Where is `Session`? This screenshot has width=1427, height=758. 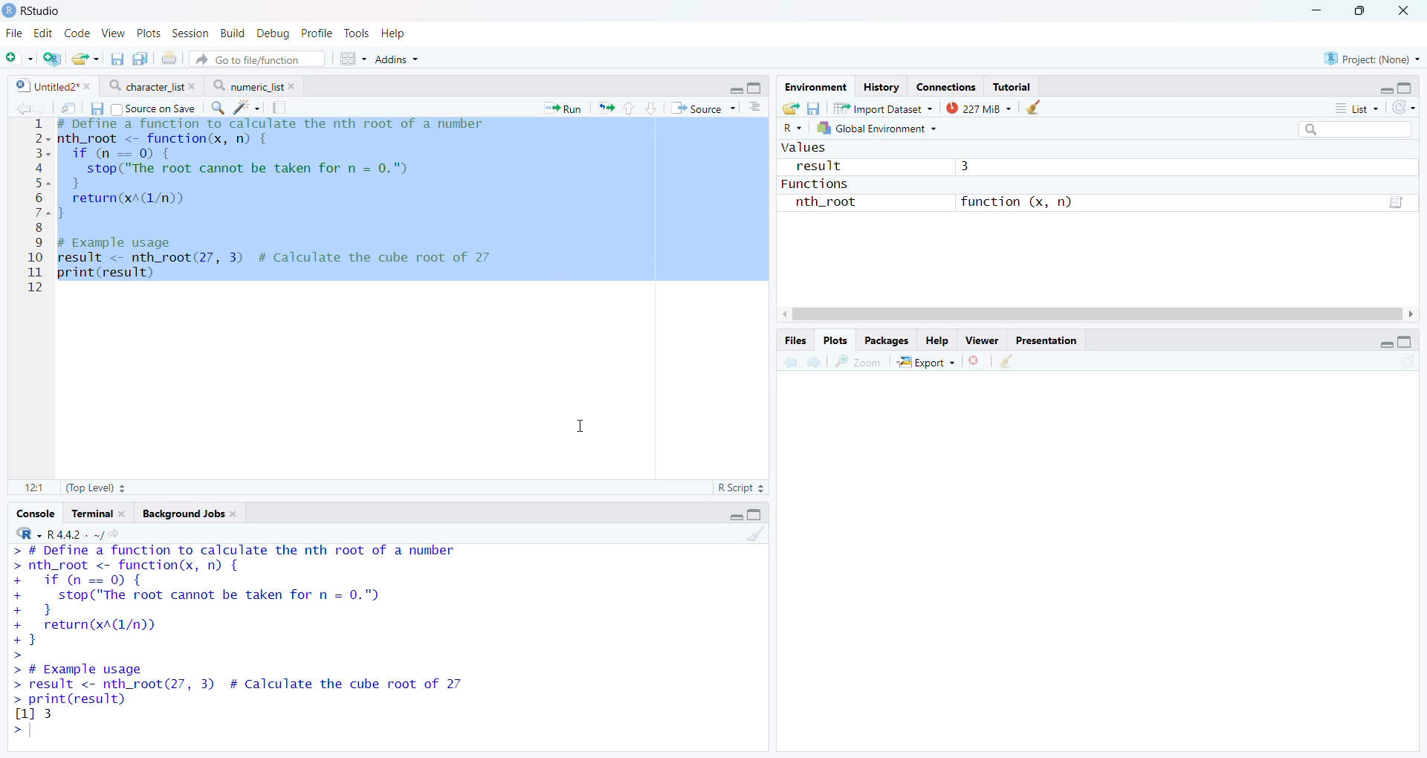
Session is located at coordinates (191, 32).